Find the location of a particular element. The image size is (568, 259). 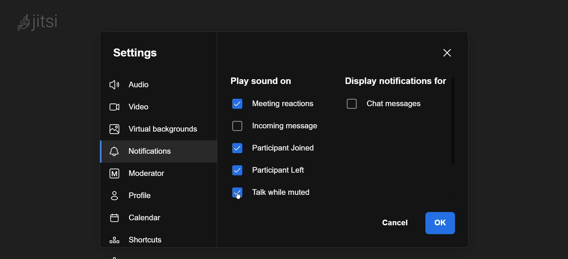

jitsi is located at coordinates (42, 22).